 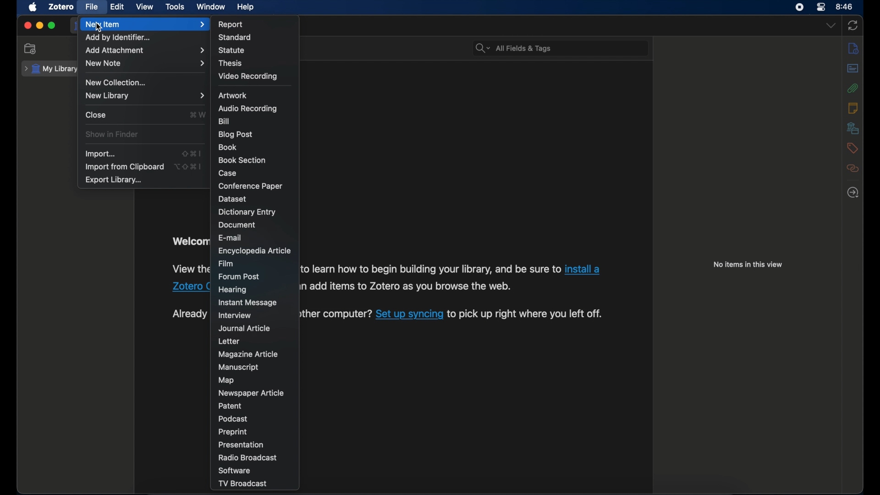 What do you see at coordinates (27, 25) in the screenshot?
I see `close` at bounding box center [27, 25].